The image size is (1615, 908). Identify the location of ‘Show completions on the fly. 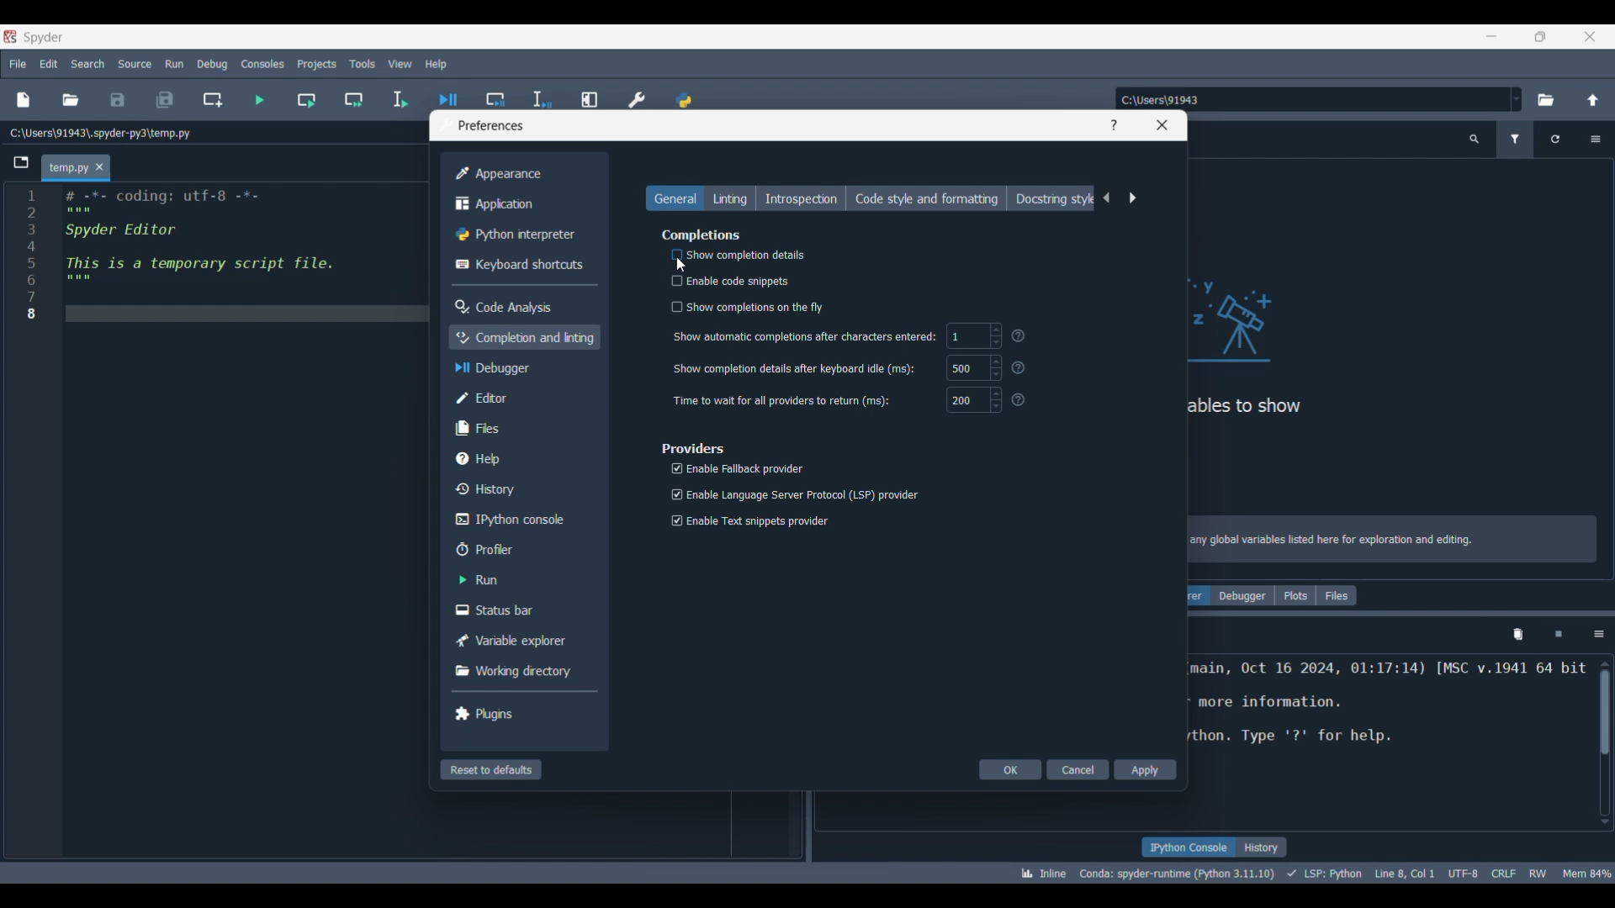
(750, 307).